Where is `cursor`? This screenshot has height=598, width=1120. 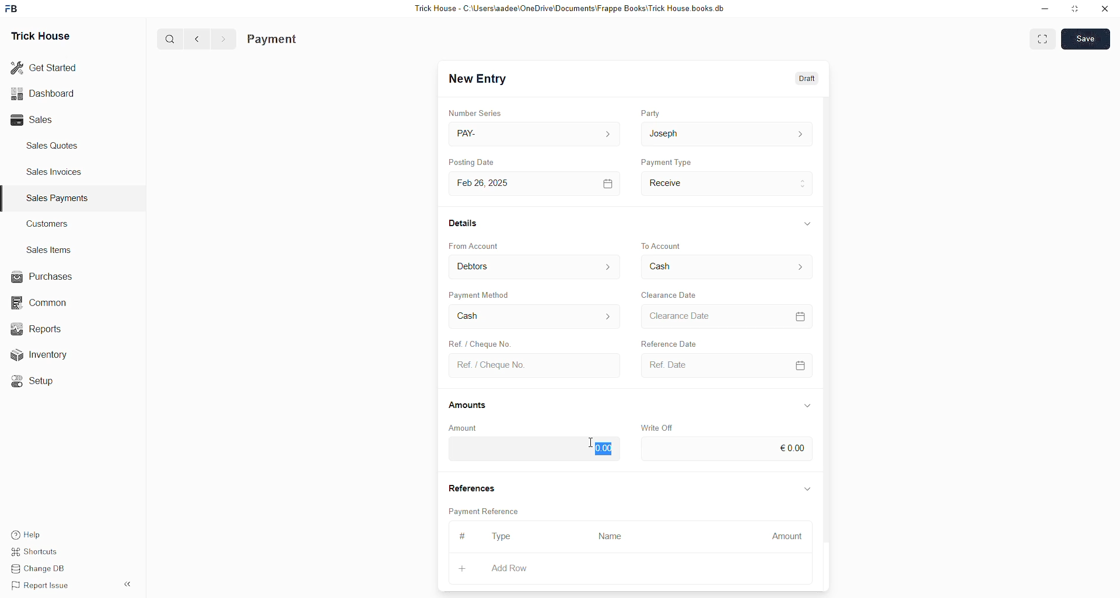
cursor is located at coordinates (591, 442).